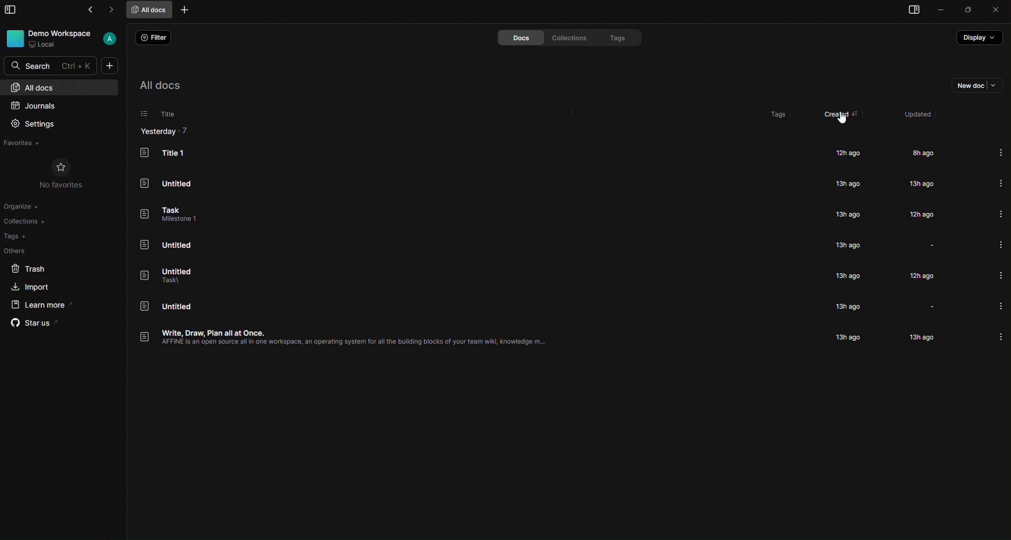 Image resolution: width=1011 pixels, height=540 pixels. I want to click on all docs, so click(149, 11).